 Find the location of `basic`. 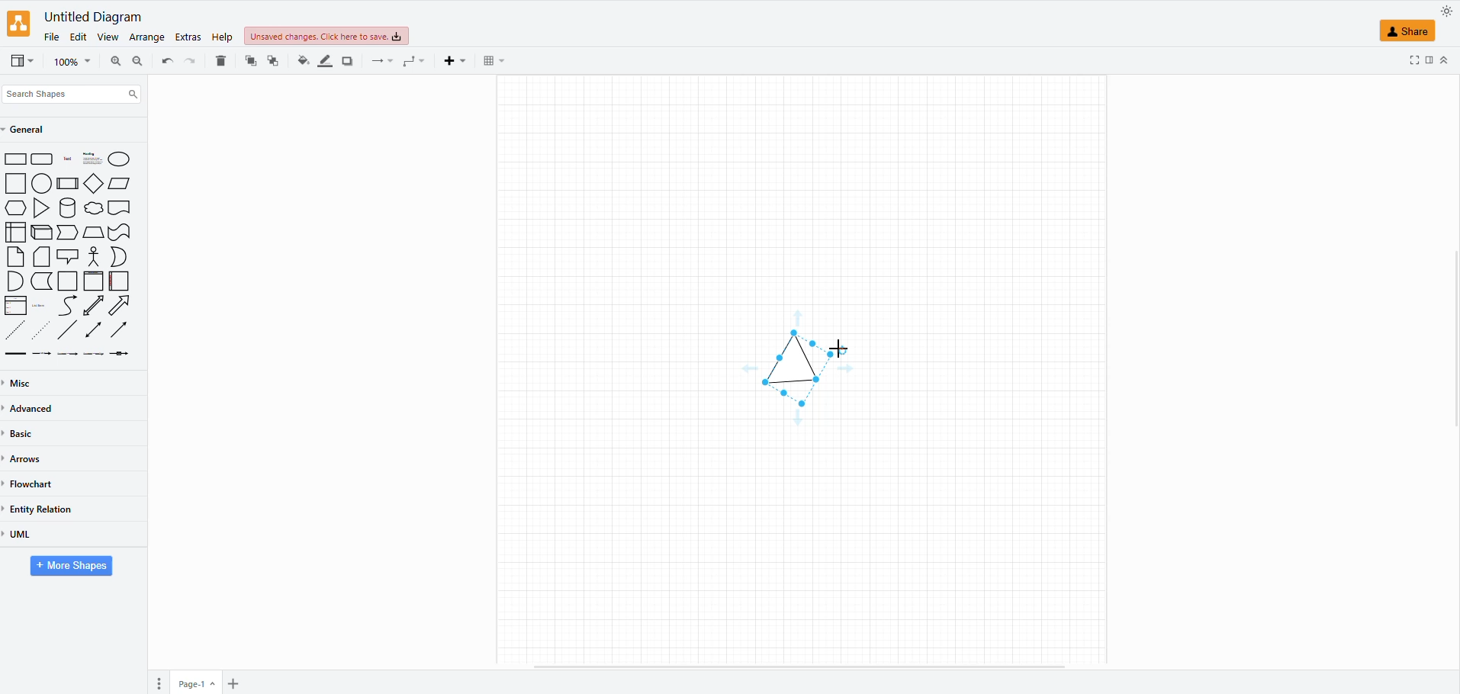

basic is located at coordinates (25, 436).